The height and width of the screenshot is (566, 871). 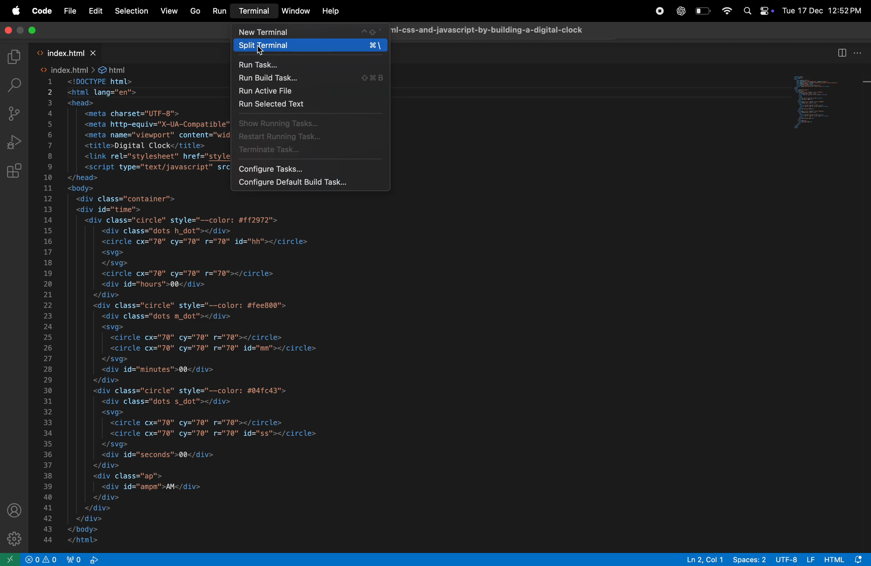 What do you see at coordinates (146, 311) in the screenshot?
I see `<!DOCTYPE html>
<html lang="en">
<head>
<meta charset="UTF-8">
<meta http-equiv="X-UA-Compatible" content="IE=edge'>
<meta name="viewport" content="width=device-width, initial-scale=1.0">
<title>Digital Clock</title>
<link rel="stylesheet" href="styles.css">
<script type="text/javascript" src="script.js"></script>
</head>
<body>
<div class="container">
<div id="time">
<div class="circle" style="--color: #ff2972">
<div class="dots h_dot"></div>
<circle cx="70" cy="70" r="70" id="hh"></circle>
<svg>
</svg>
<circle cx="70" cy="70" r="70"></circle>
<div id="hours">00</div>
</div>
<div class="circle" style="--color: #fee800">
<div class="dots m_dot"></div>
<svg>
<circle cx="70" cy="70" r="70"></circle>
<circle cx="70" cy="70" r="70" id="mm"></circle>
</svg>
<div id="minutes">00</div>
</div>
<div class="circle" style="--color: #04fc43">
<div class="dots s_dot"></div>
<svg>
<circle cx="70" cy="70" r="70"></circle>
<circle cx="70" cy="70" r="70" id="ss"></circle>
</svg>
<div id="seconds">00</div>
</div>
<div class="ap">
<div id="ampm">AM</div>
</div>
</div>
</div>
</body>
</html>` at bounding box center [146, 311].